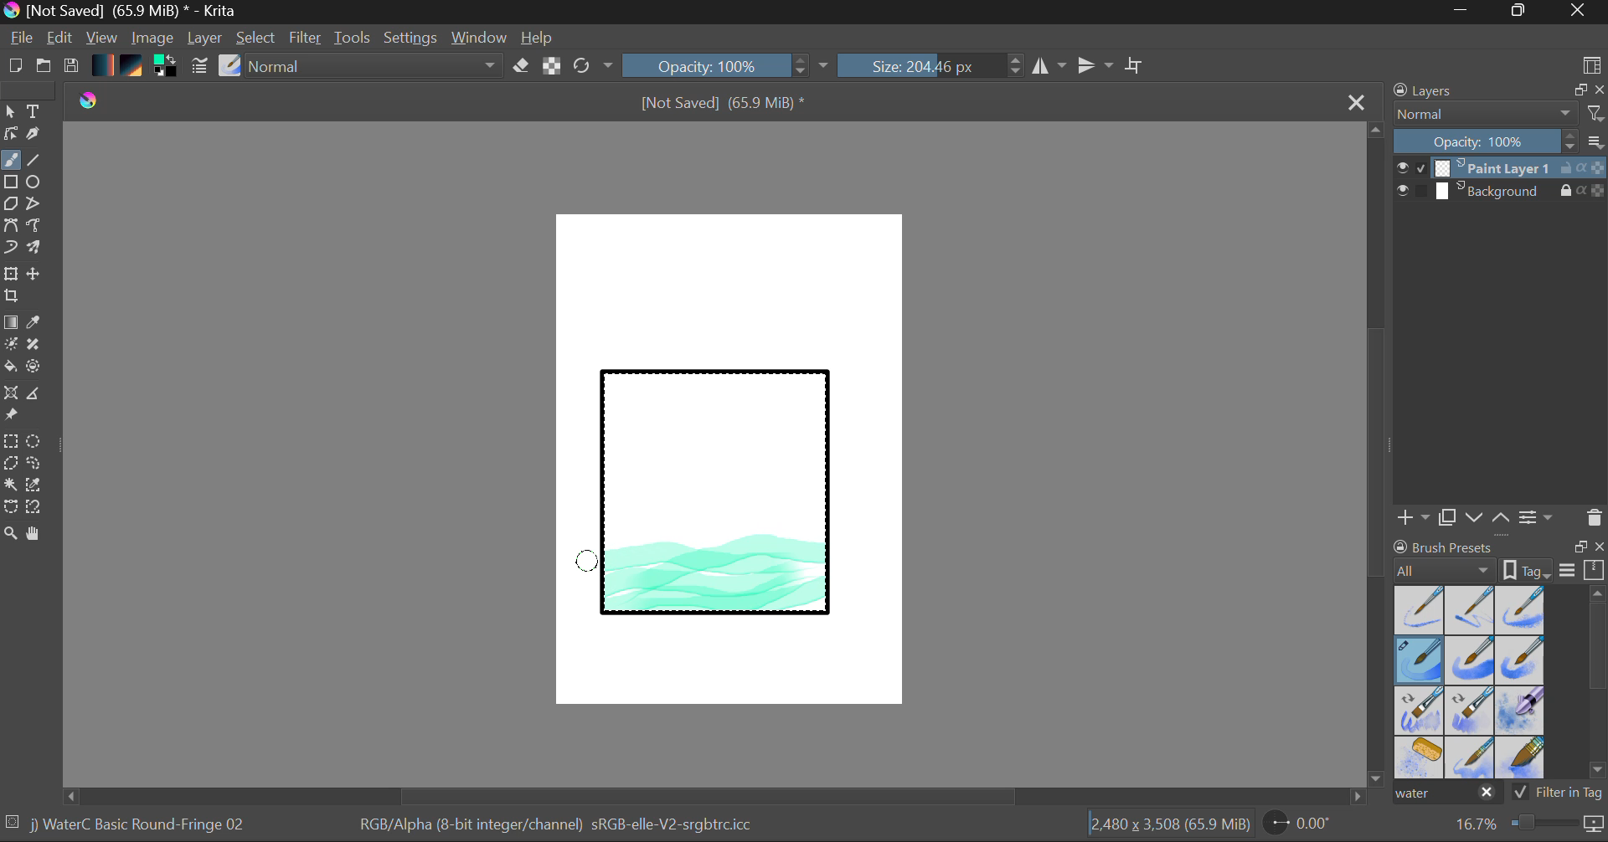 The width and height of the screenshot is (1608, 842). Describe the element at coordinates (10, 136) in the screenshot. I see `Edit Shapes` at that location.